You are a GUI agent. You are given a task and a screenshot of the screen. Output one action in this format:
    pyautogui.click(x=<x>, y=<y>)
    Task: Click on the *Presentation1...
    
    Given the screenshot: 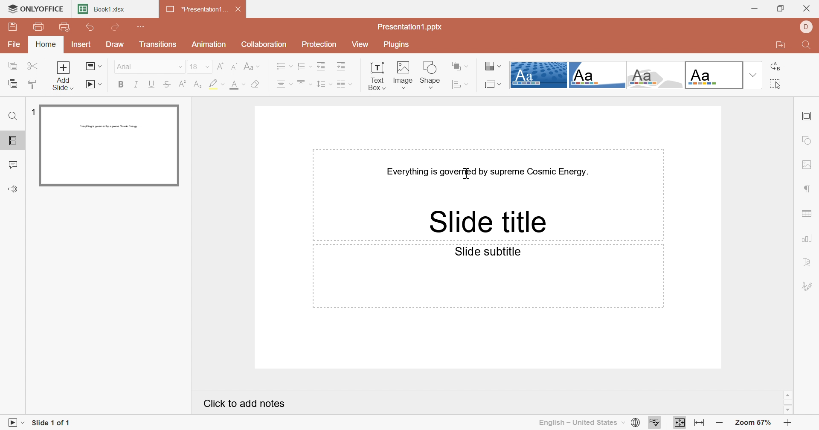 What is the action you would take?
    pyautogui.click(x=197, y=10)
    